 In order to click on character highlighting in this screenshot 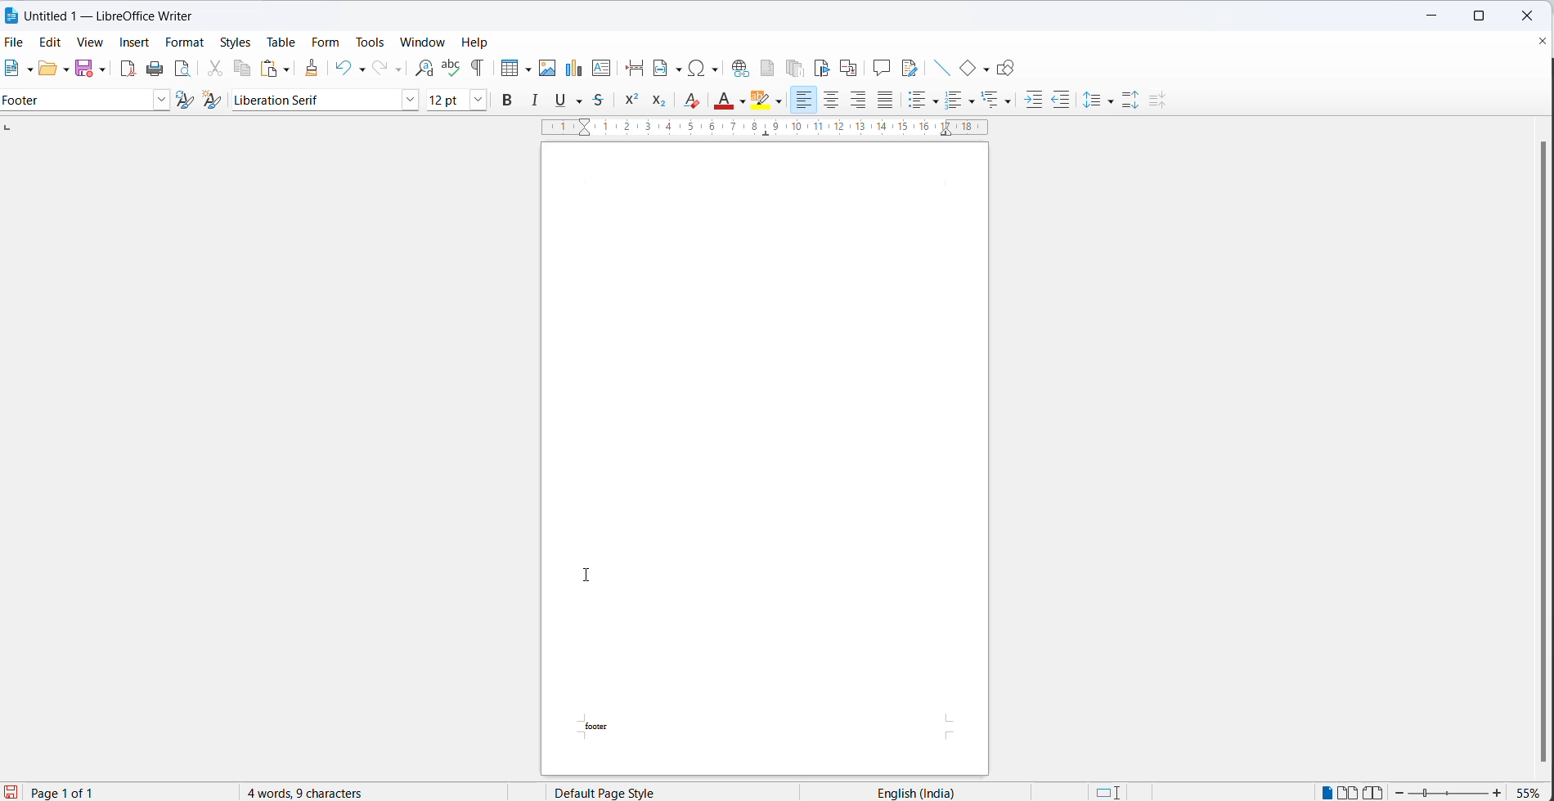, I will do `click(780, 102)`.